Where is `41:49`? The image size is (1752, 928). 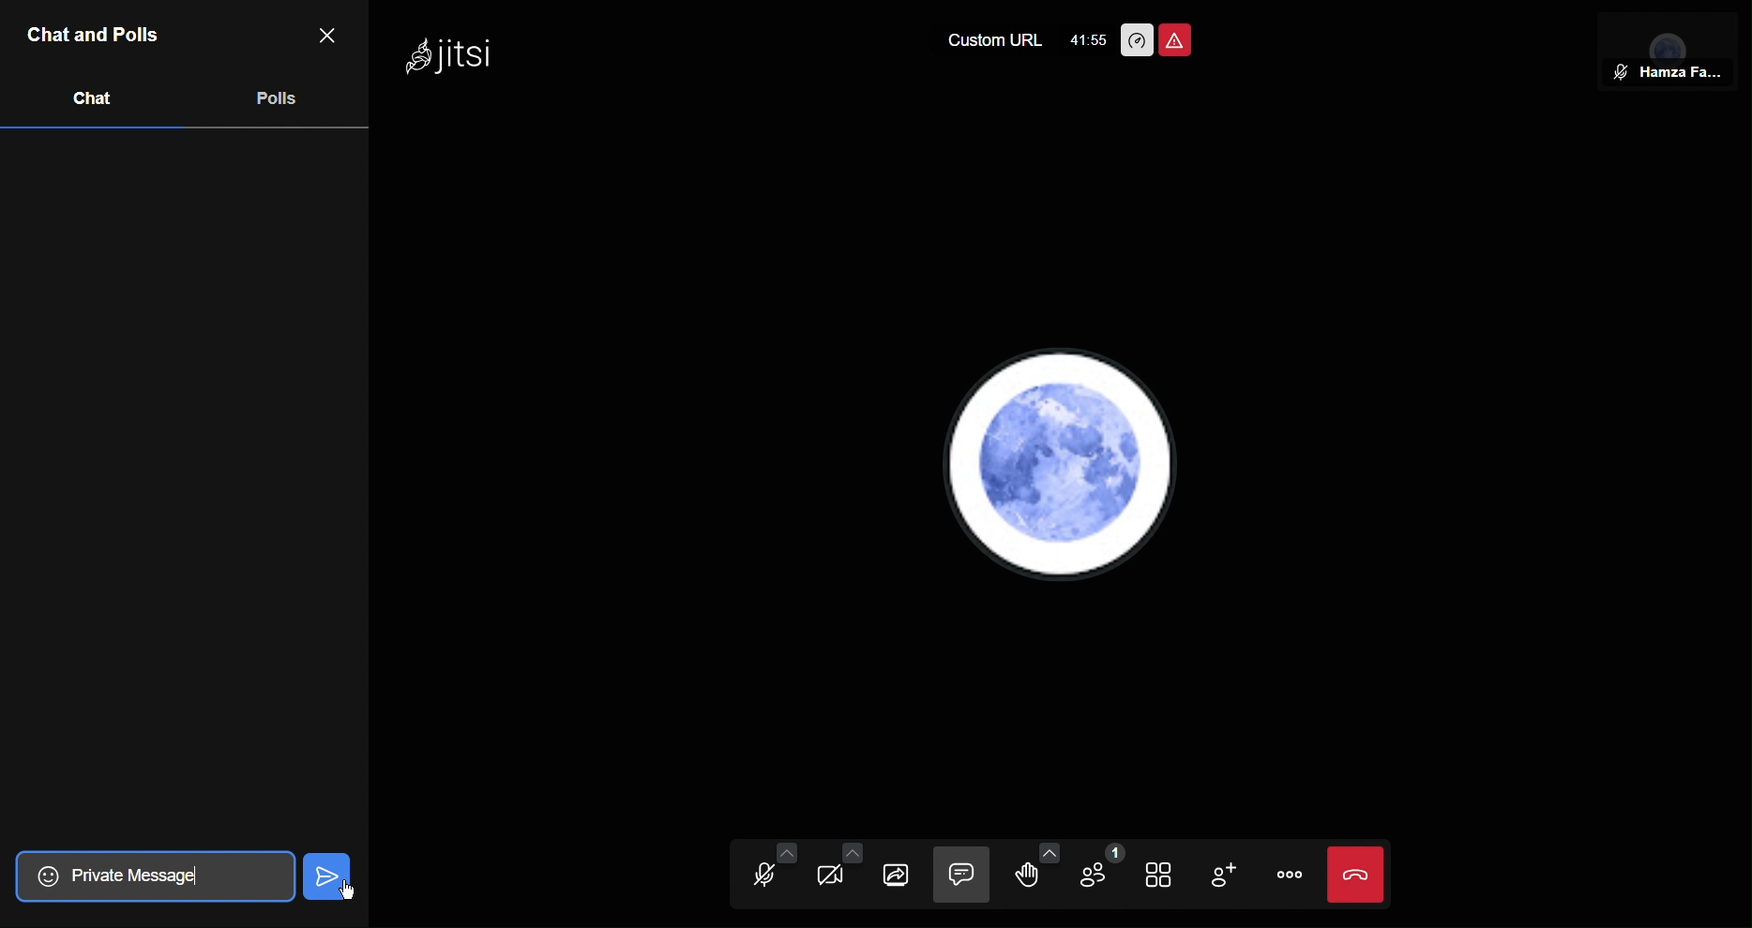
41:49 is located at coordinates (1084, 40).